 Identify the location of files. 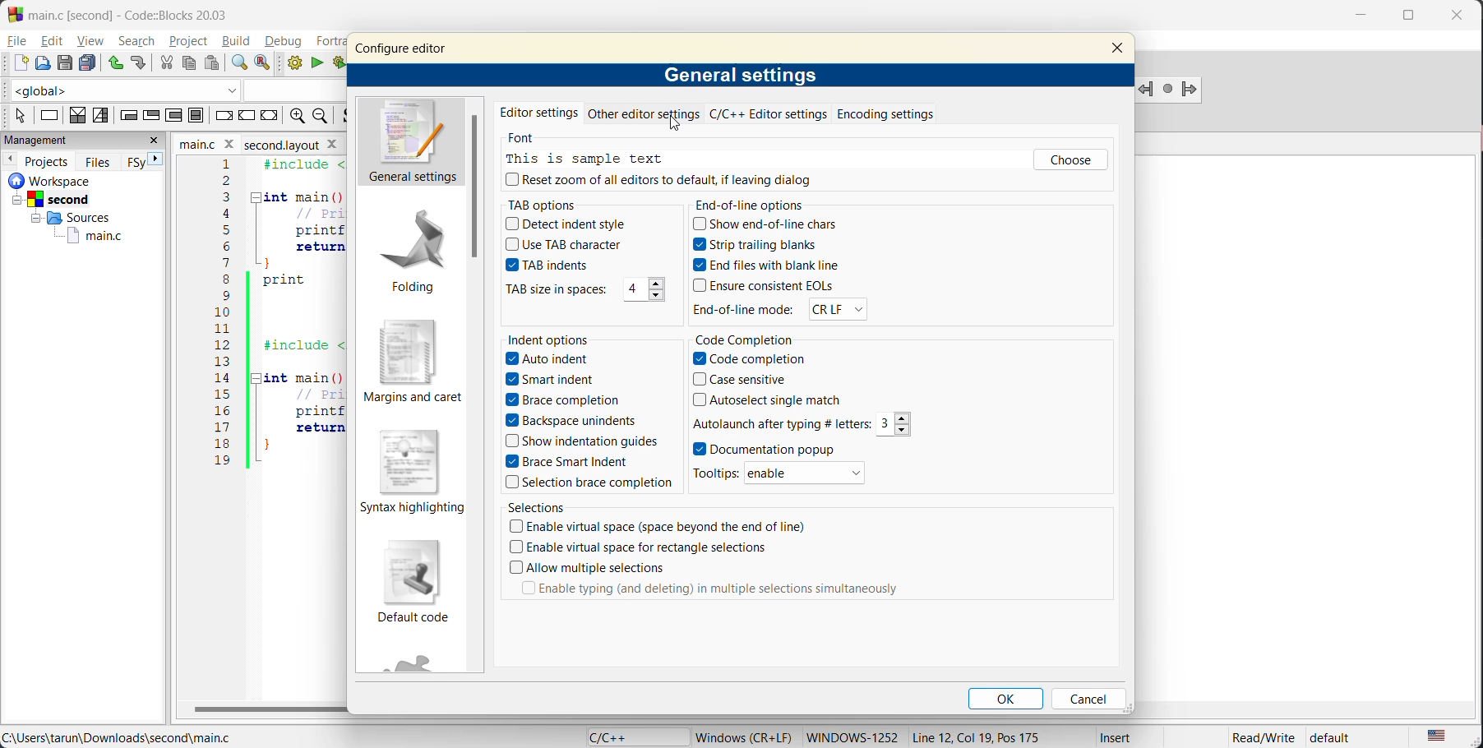
(95, 161).